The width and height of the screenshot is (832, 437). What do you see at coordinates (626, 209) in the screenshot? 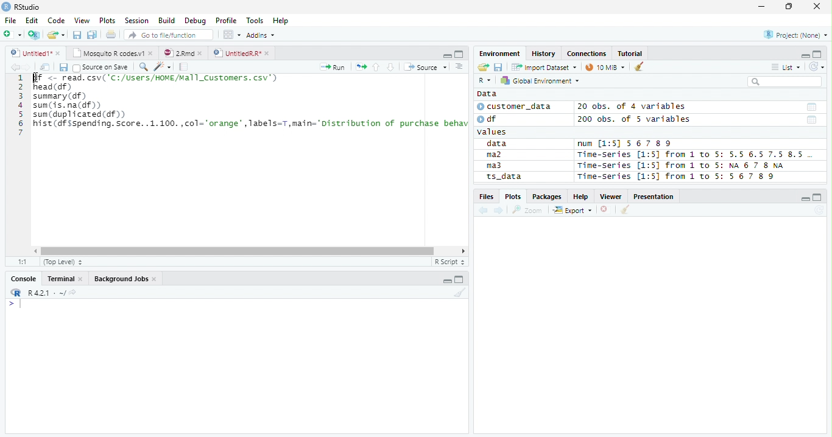
I see `Clean` at bounding box center [626, 209].